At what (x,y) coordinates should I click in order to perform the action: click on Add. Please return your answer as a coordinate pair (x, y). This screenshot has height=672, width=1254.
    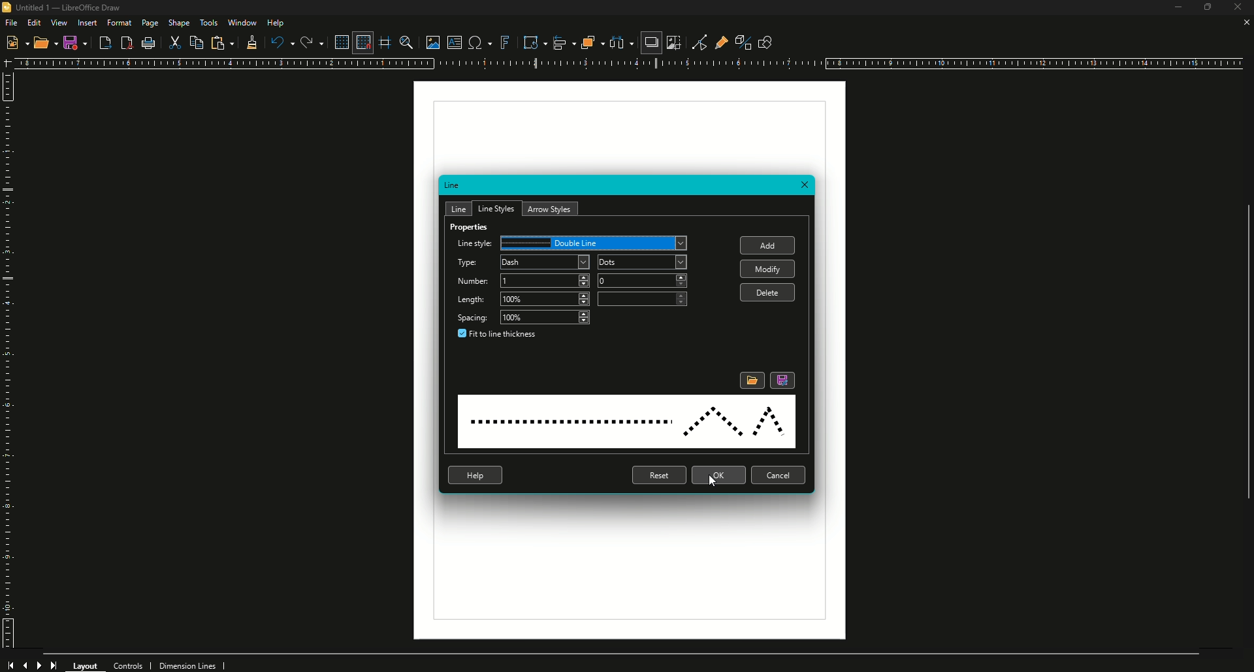
    Looking at the image, I should click on (771, 247).